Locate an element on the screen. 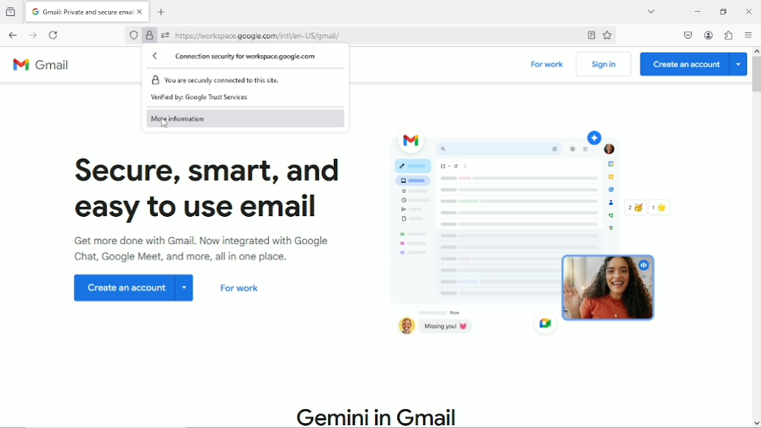  Minimize is located at coordinates (696, 10).